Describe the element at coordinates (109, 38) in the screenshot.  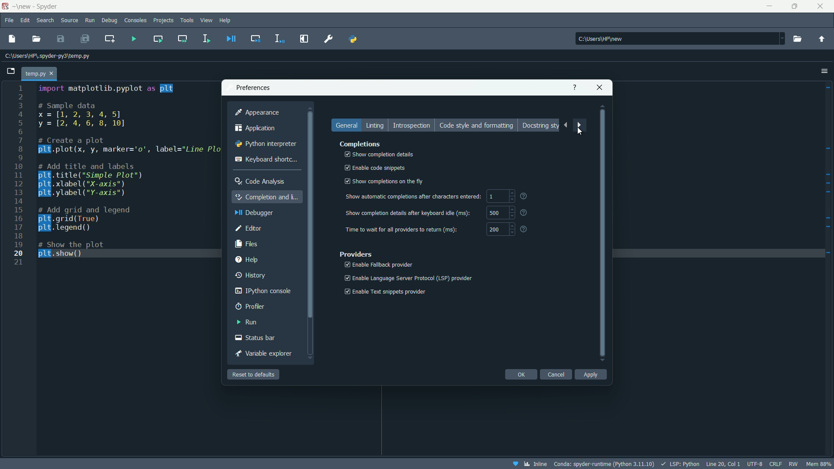
I see `add cell to current line` at that location.